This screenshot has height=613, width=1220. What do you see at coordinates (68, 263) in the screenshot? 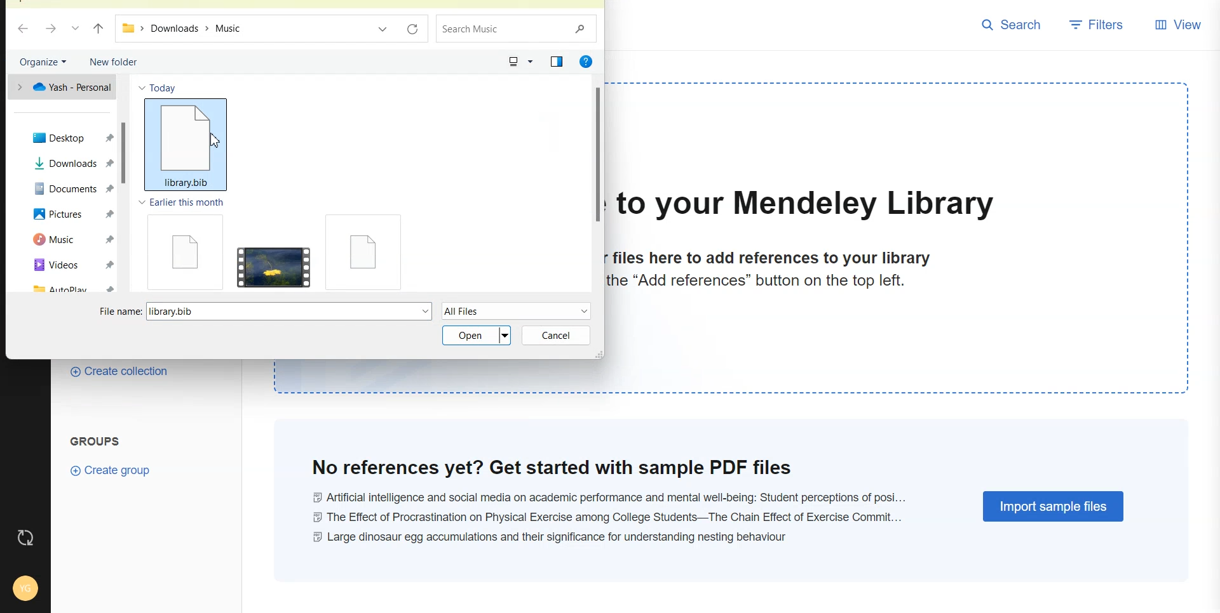
I see `Videos` at bounding box center [68, 263].